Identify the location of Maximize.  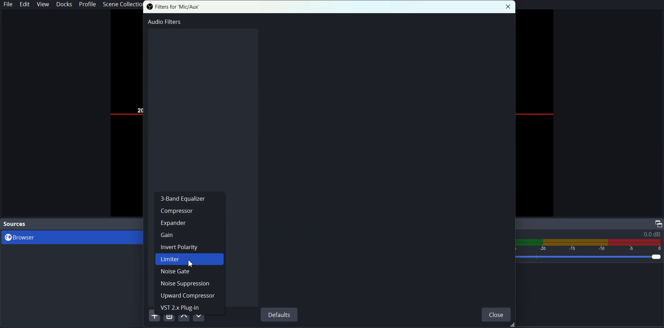
(658, 224).